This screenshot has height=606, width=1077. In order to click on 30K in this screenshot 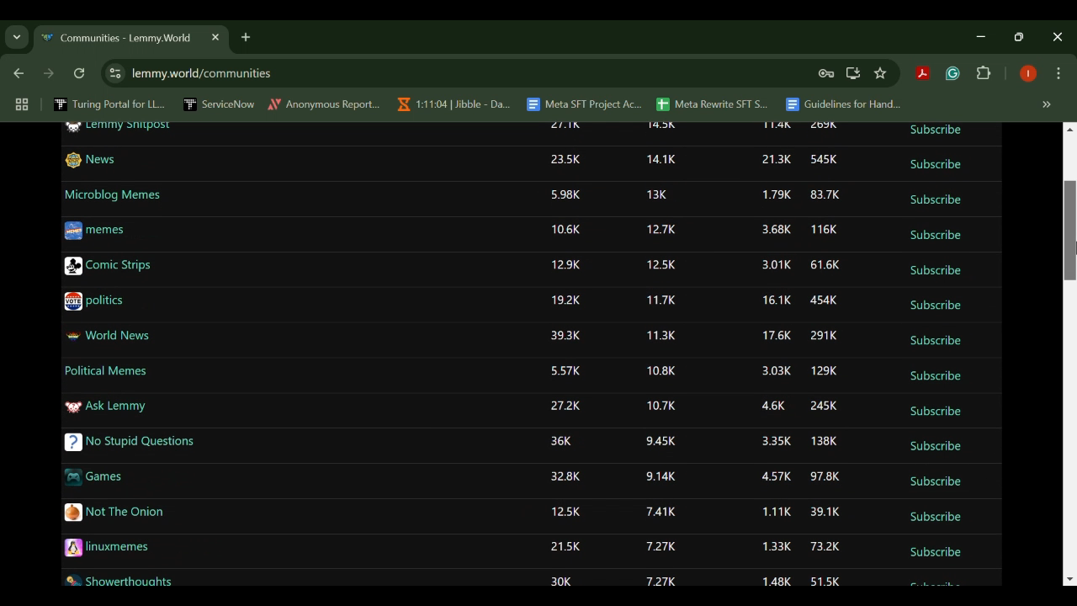, I will do `click(561, 582)`.